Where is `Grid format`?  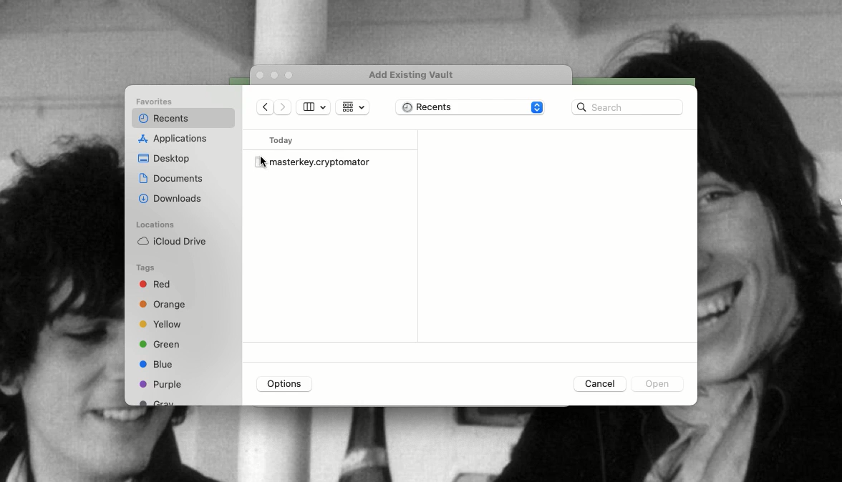
Grid format is located at coordinates (352, 107).